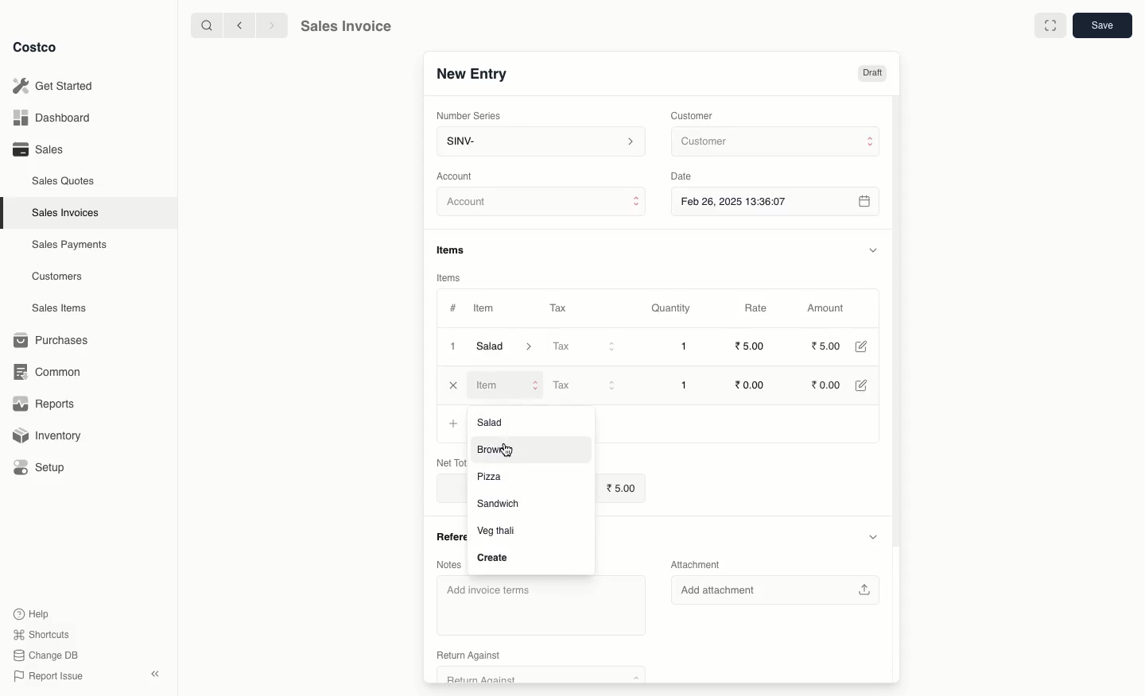  What do you see at coordinates (449, 277) in the screenshot?
I see `Items` at bounding box center [449, 277].